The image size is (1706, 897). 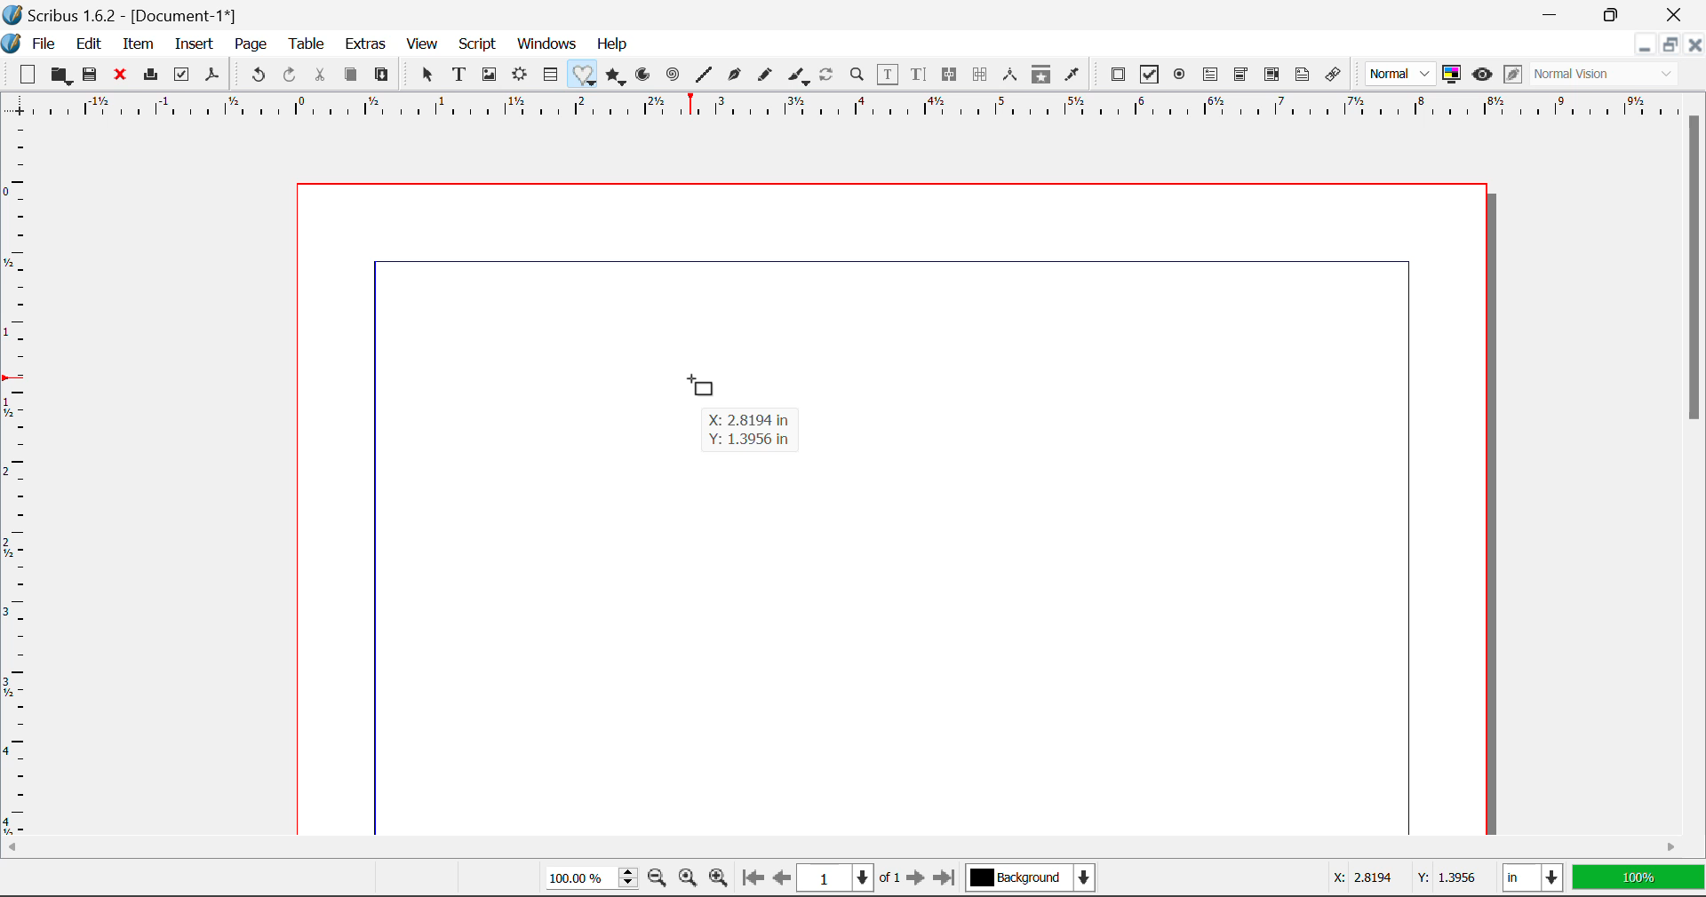 What do you see at coordinates (917, 879) in the screenshot?
I see `Next` at bounding box center [917, 879].